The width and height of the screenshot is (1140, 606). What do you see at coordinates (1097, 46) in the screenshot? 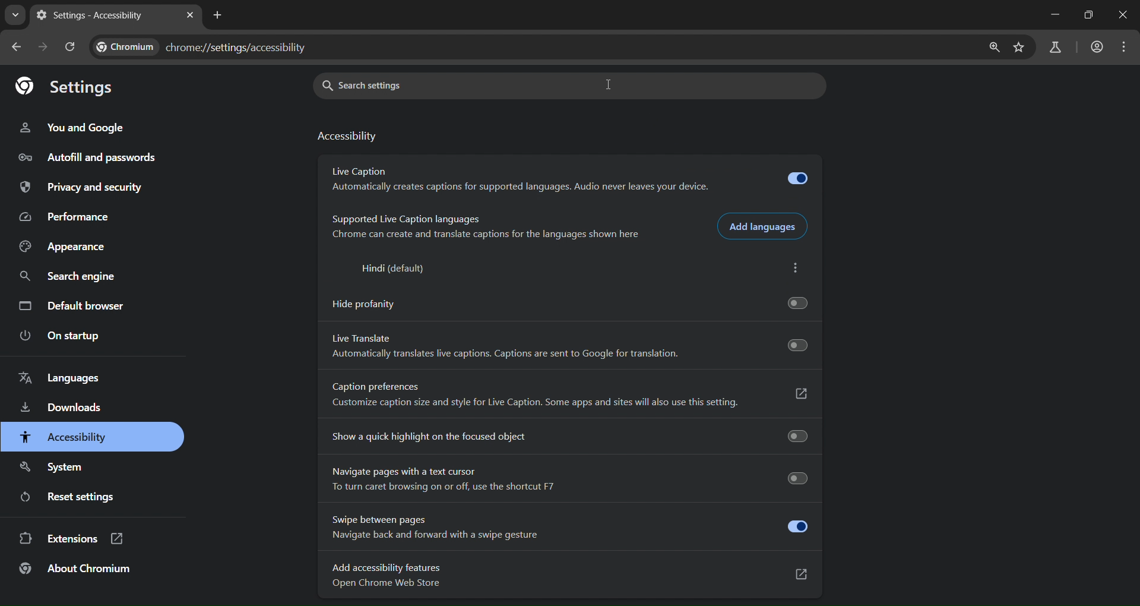
I see `accounts` at bounding box center [1097, 46].